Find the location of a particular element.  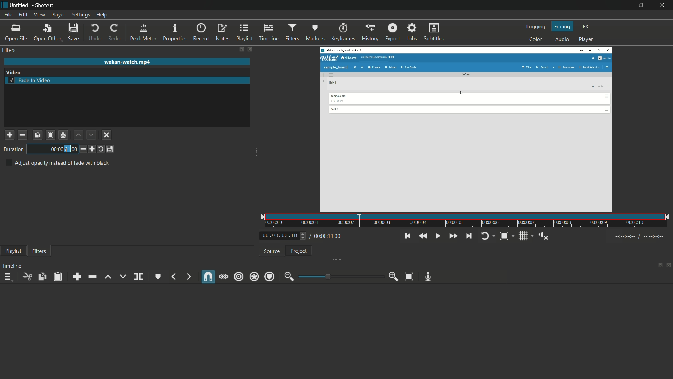

lift is located at coordinates (108, 277).